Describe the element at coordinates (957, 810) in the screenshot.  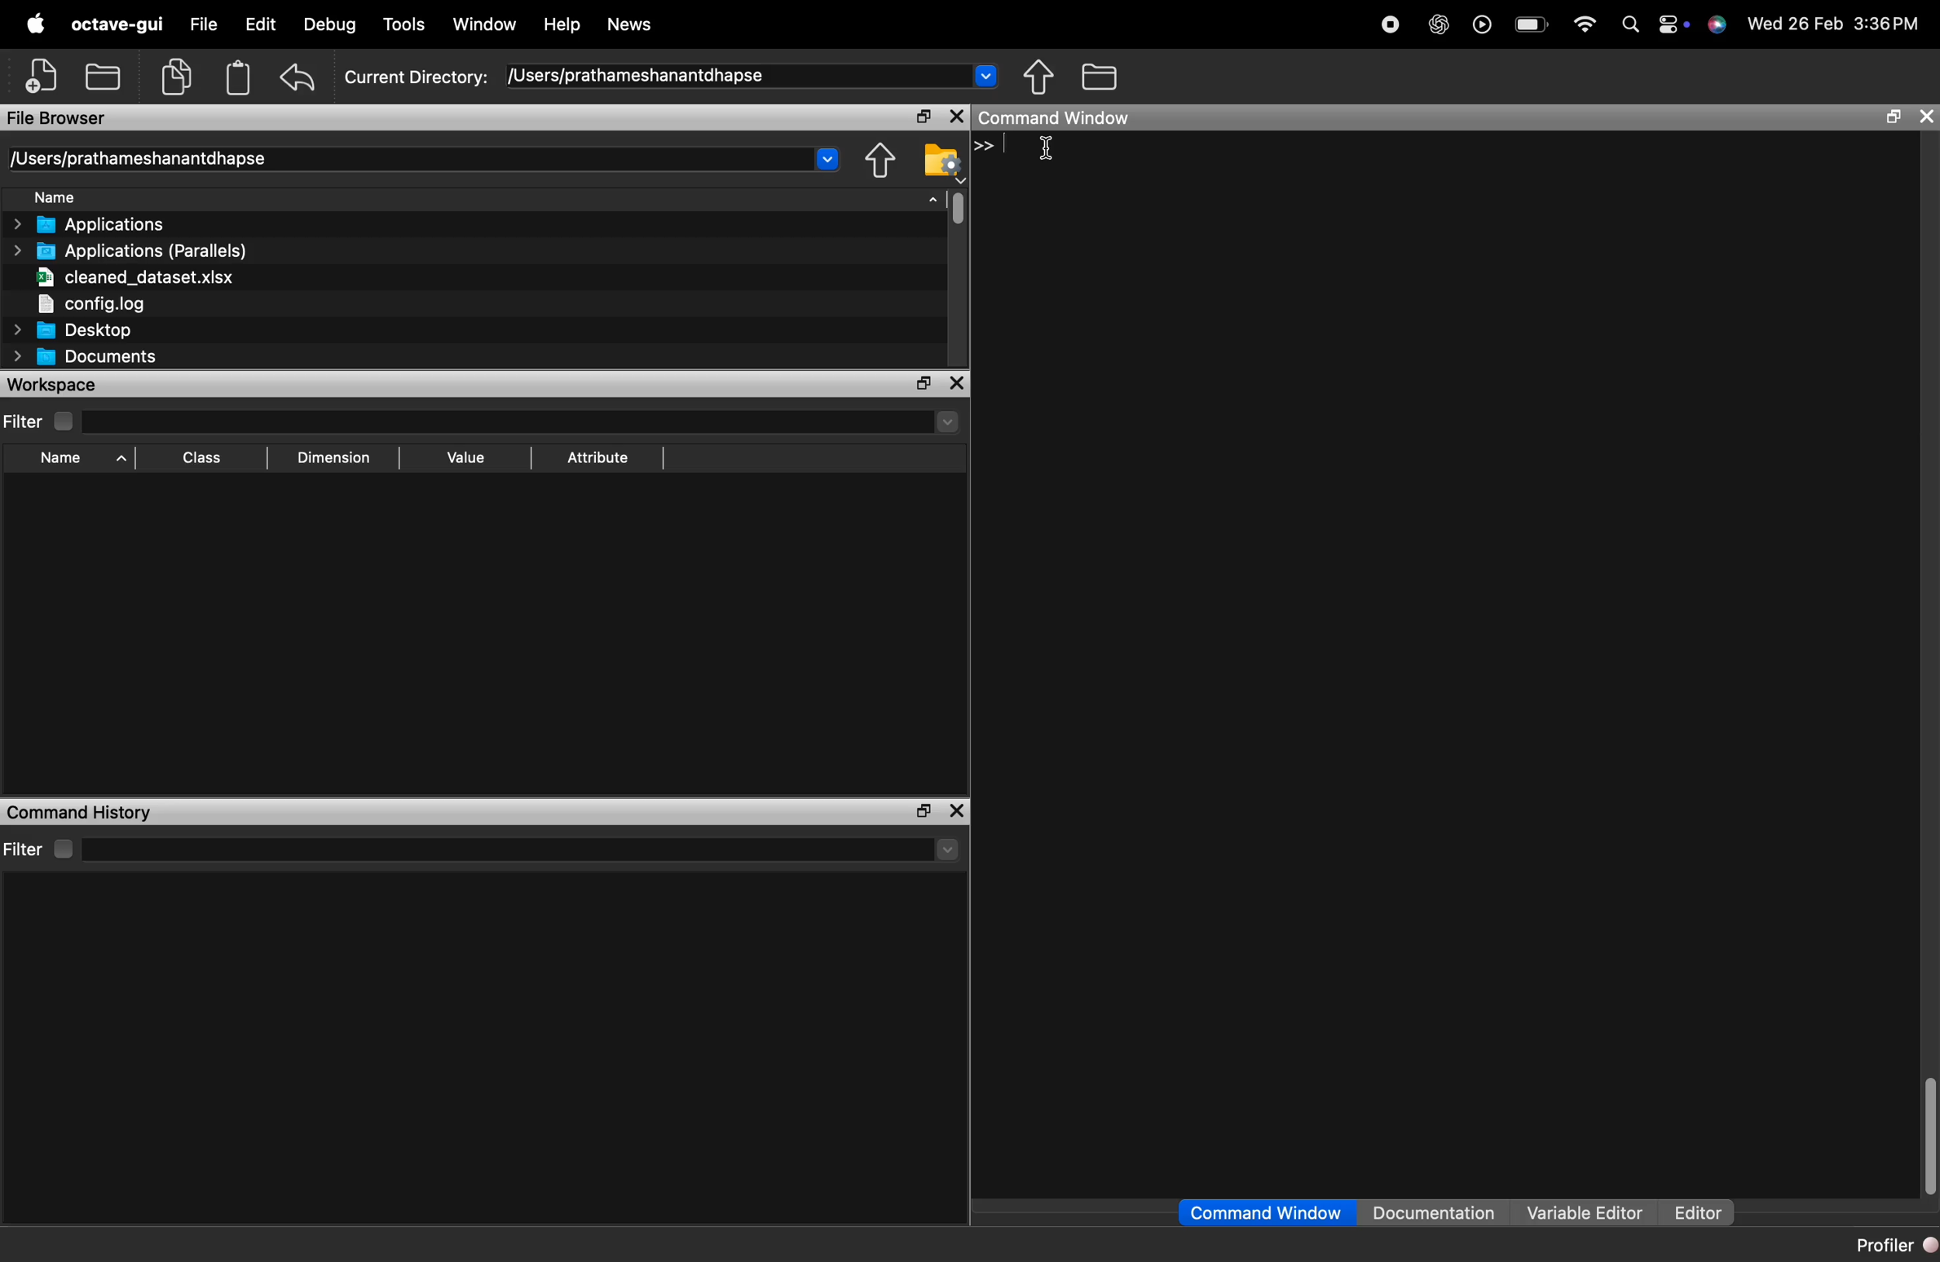
I see `close` at that location.